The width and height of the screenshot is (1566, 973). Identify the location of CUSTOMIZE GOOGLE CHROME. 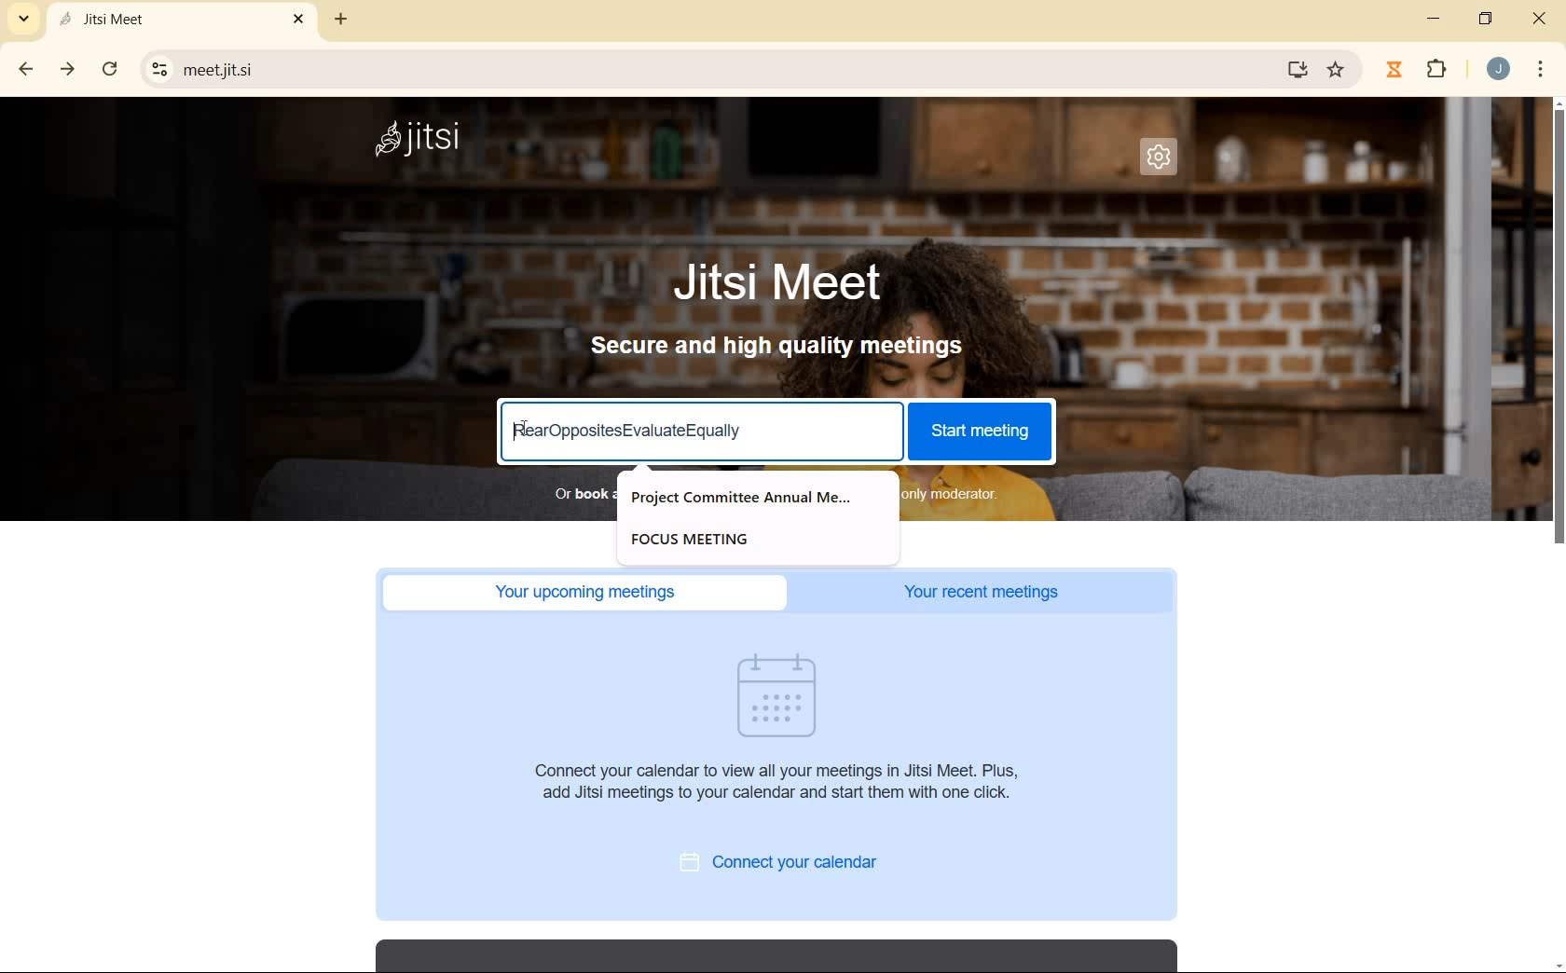
(1540, 69).